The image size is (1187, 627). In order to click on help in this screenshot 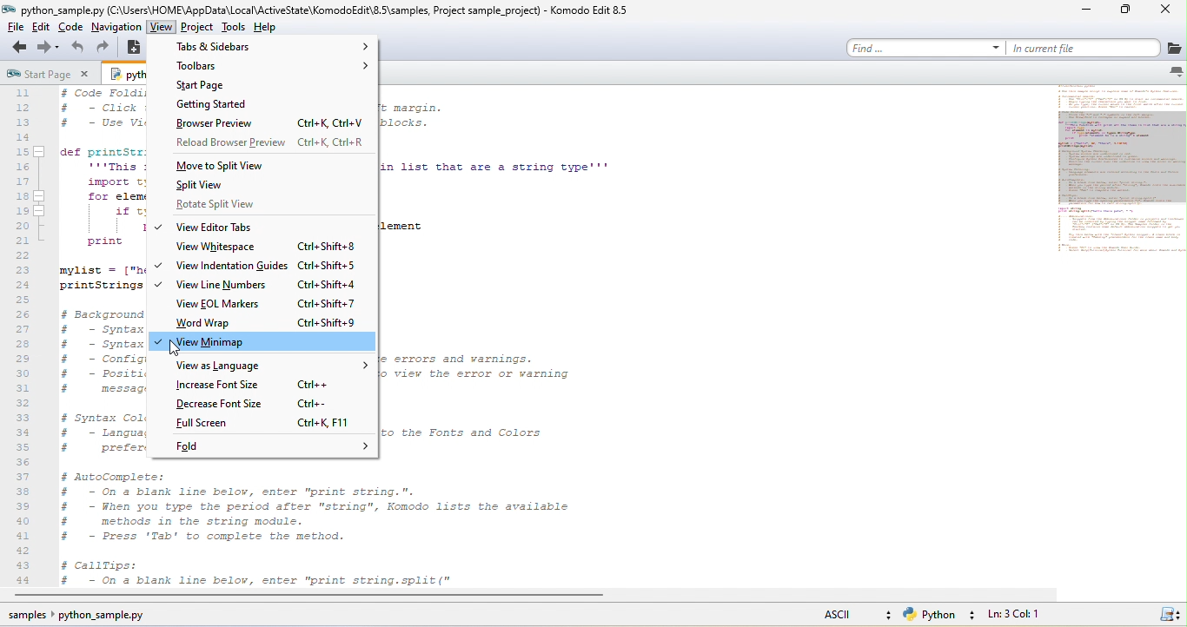, I will do `click(269, 28)`.